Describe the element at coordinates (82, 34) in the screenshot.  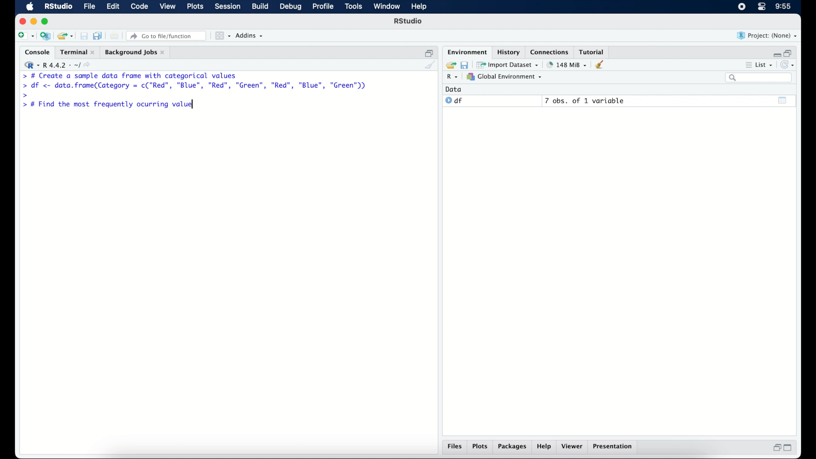
I see `save` at that location.